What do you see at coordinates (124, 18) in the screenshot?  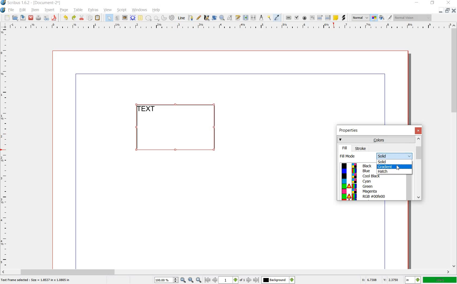 I see `image frame` at bounding box center [124, 18].